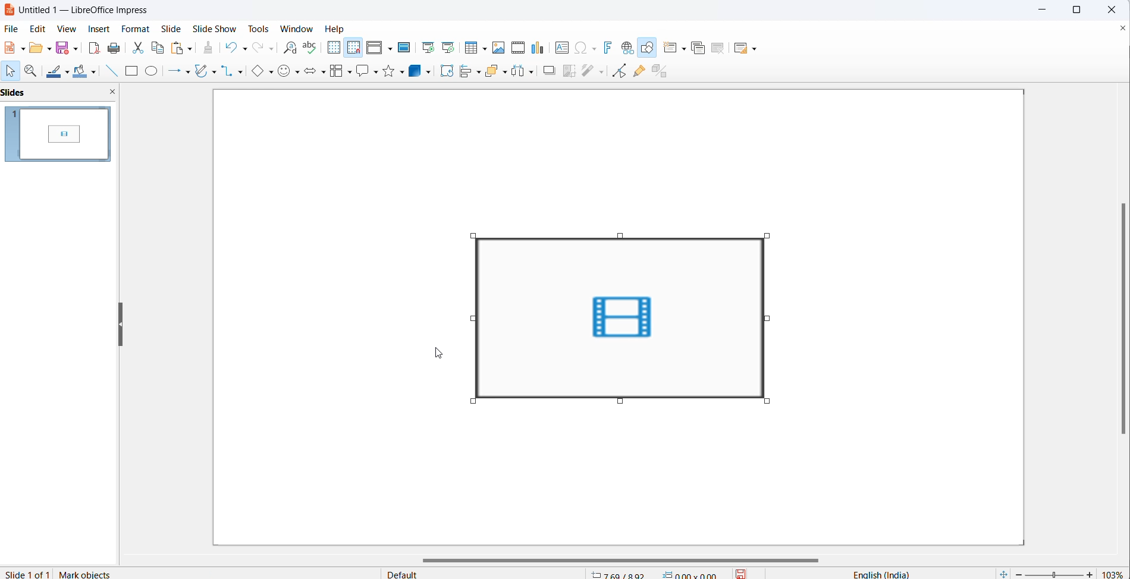 The width and height of the screenshot is (1130, 579). What do you see at coordinates (191, 49) in the screenshot?
I see `paste options` at bounding box center [191, 49].